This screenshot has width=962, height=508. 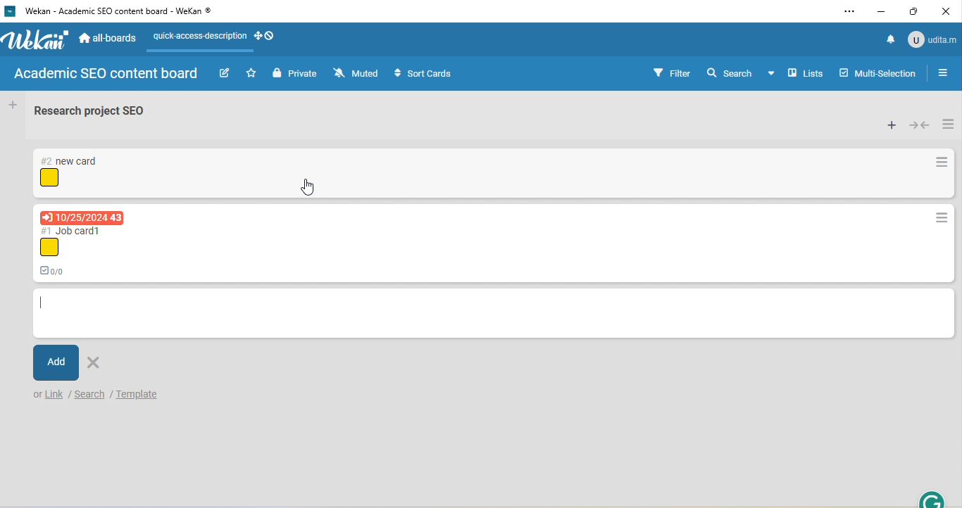 What do you see at coordinates (198, 36) in the screenshot?
I see `quick access description` at bounding box center [198, 36].